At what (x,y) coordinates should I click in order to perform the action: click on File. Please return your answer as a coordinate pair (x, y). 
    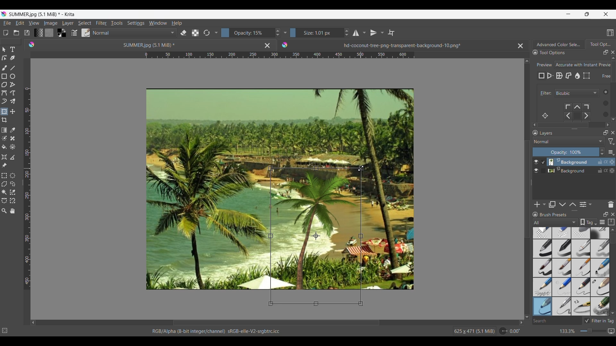
    Looking at the image, I should click on (7, 23).